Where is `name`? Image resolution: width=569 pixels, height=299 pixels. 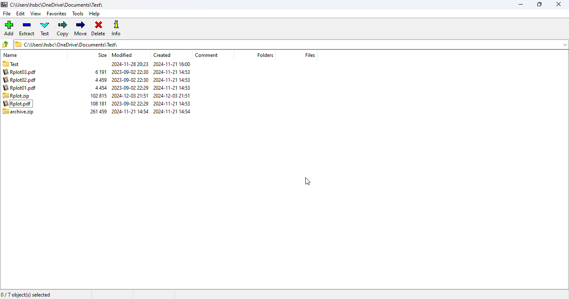
name is located at coordinates (10, 55).